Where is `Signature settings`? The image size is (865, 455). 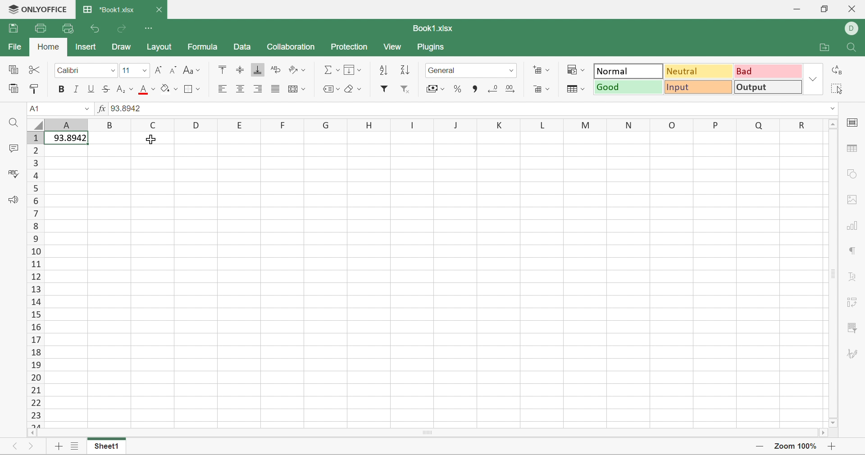 Signature settings is located at coordinates (854, 355).